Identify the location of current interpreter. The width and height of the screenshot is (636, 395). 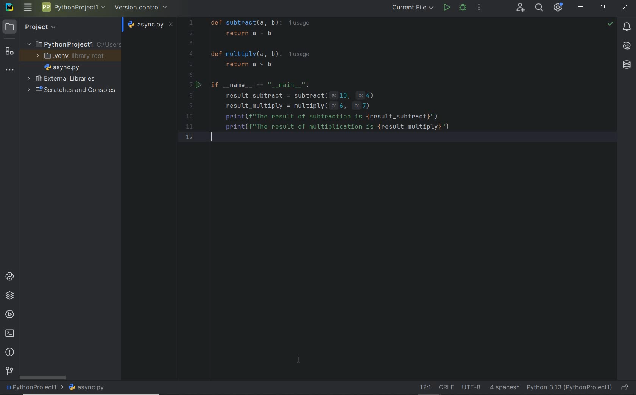
(569, 387).